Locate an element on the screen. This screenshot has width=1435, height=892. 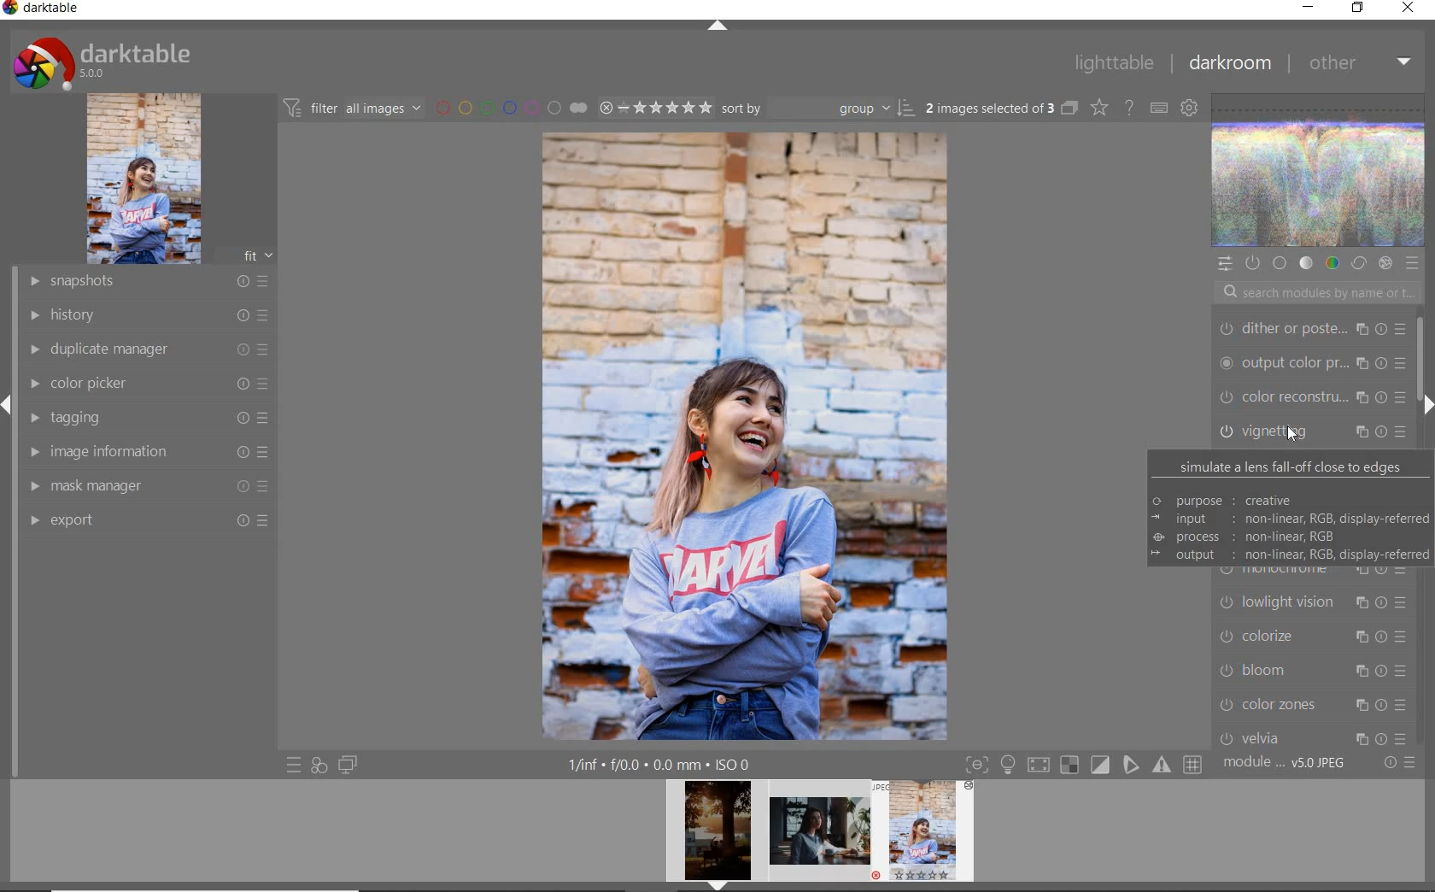
CHANGE TYPE OF OVERLAYS is located at coordinates (1098, 107).